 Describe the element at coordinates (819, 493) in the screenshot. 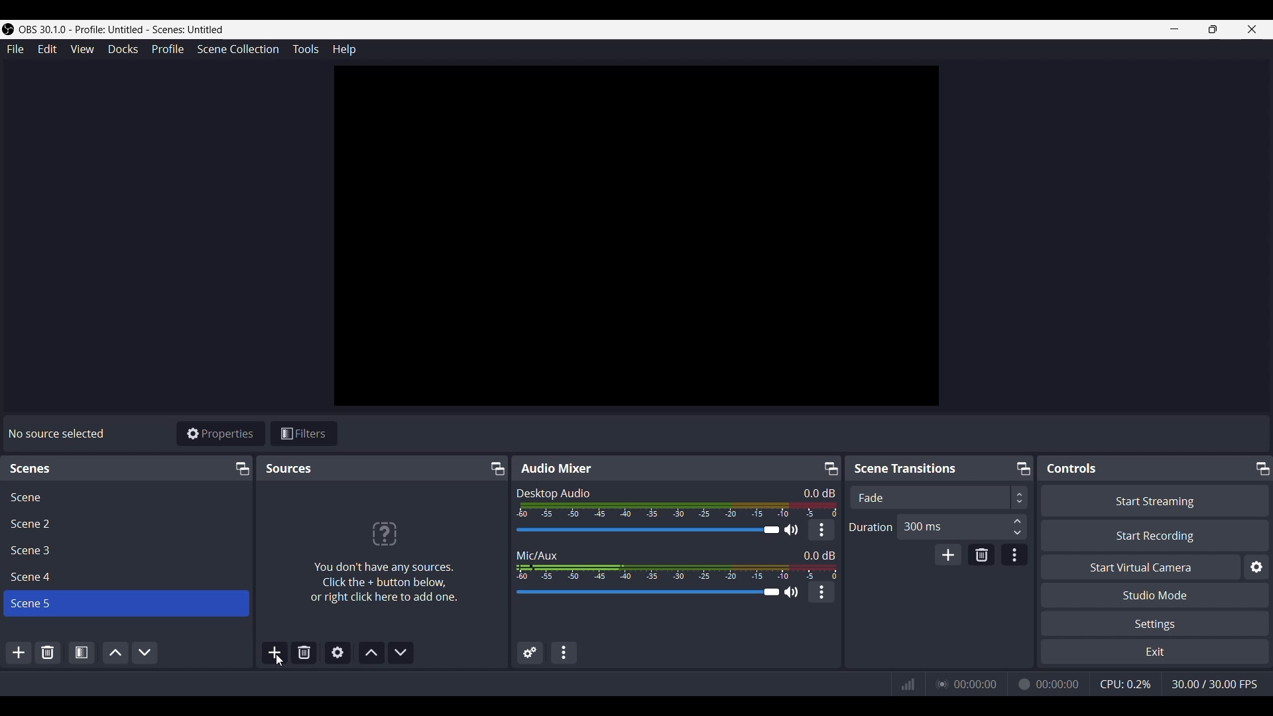

I see `0.0 dB` at that location.